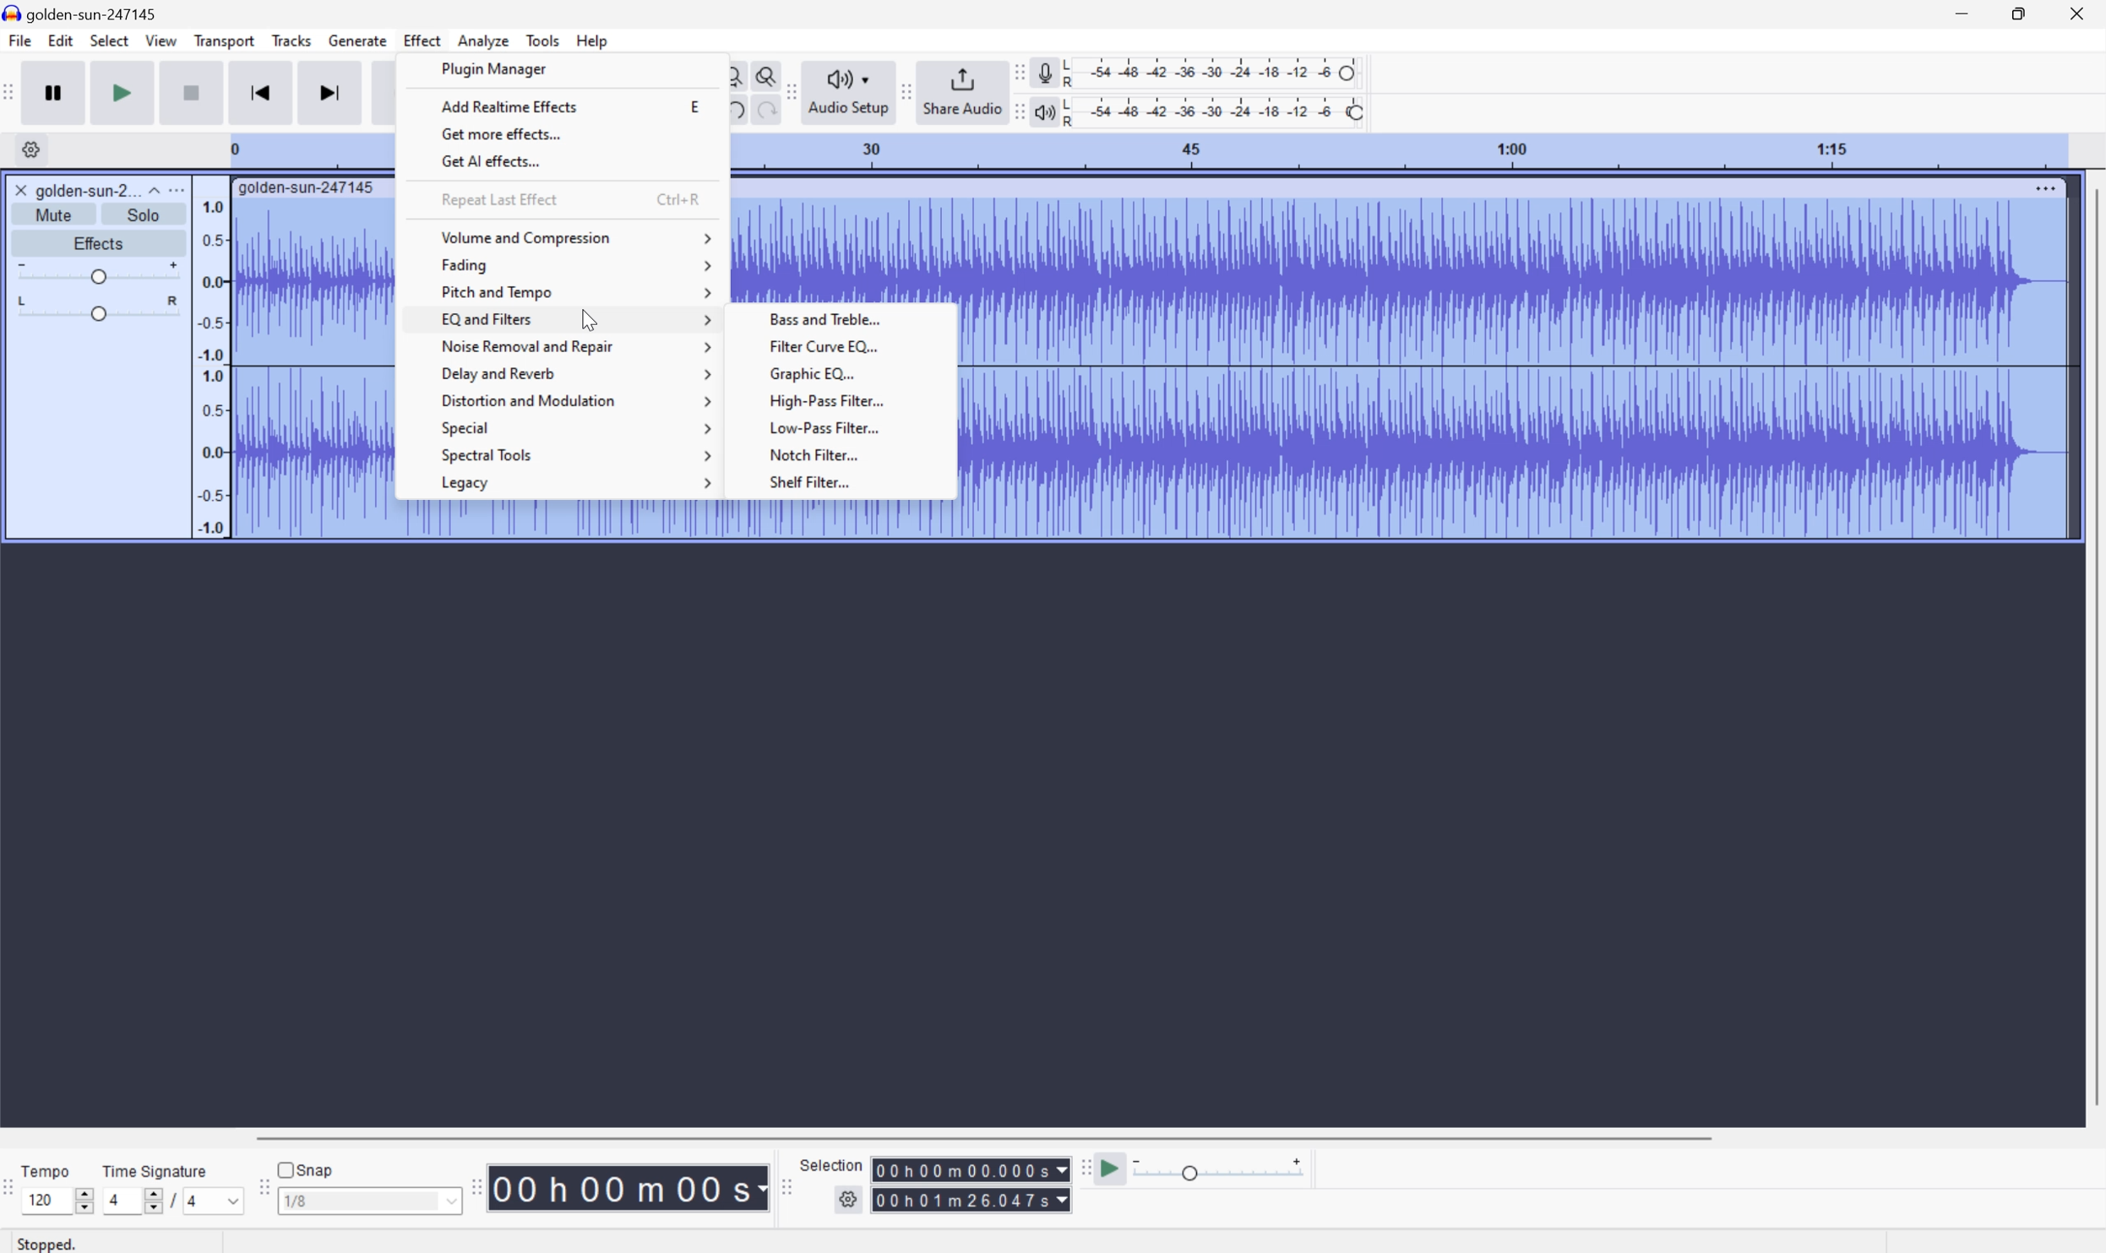  Describe the element at coordinates (971, 1169) in the screenshot. I see `` at that location.